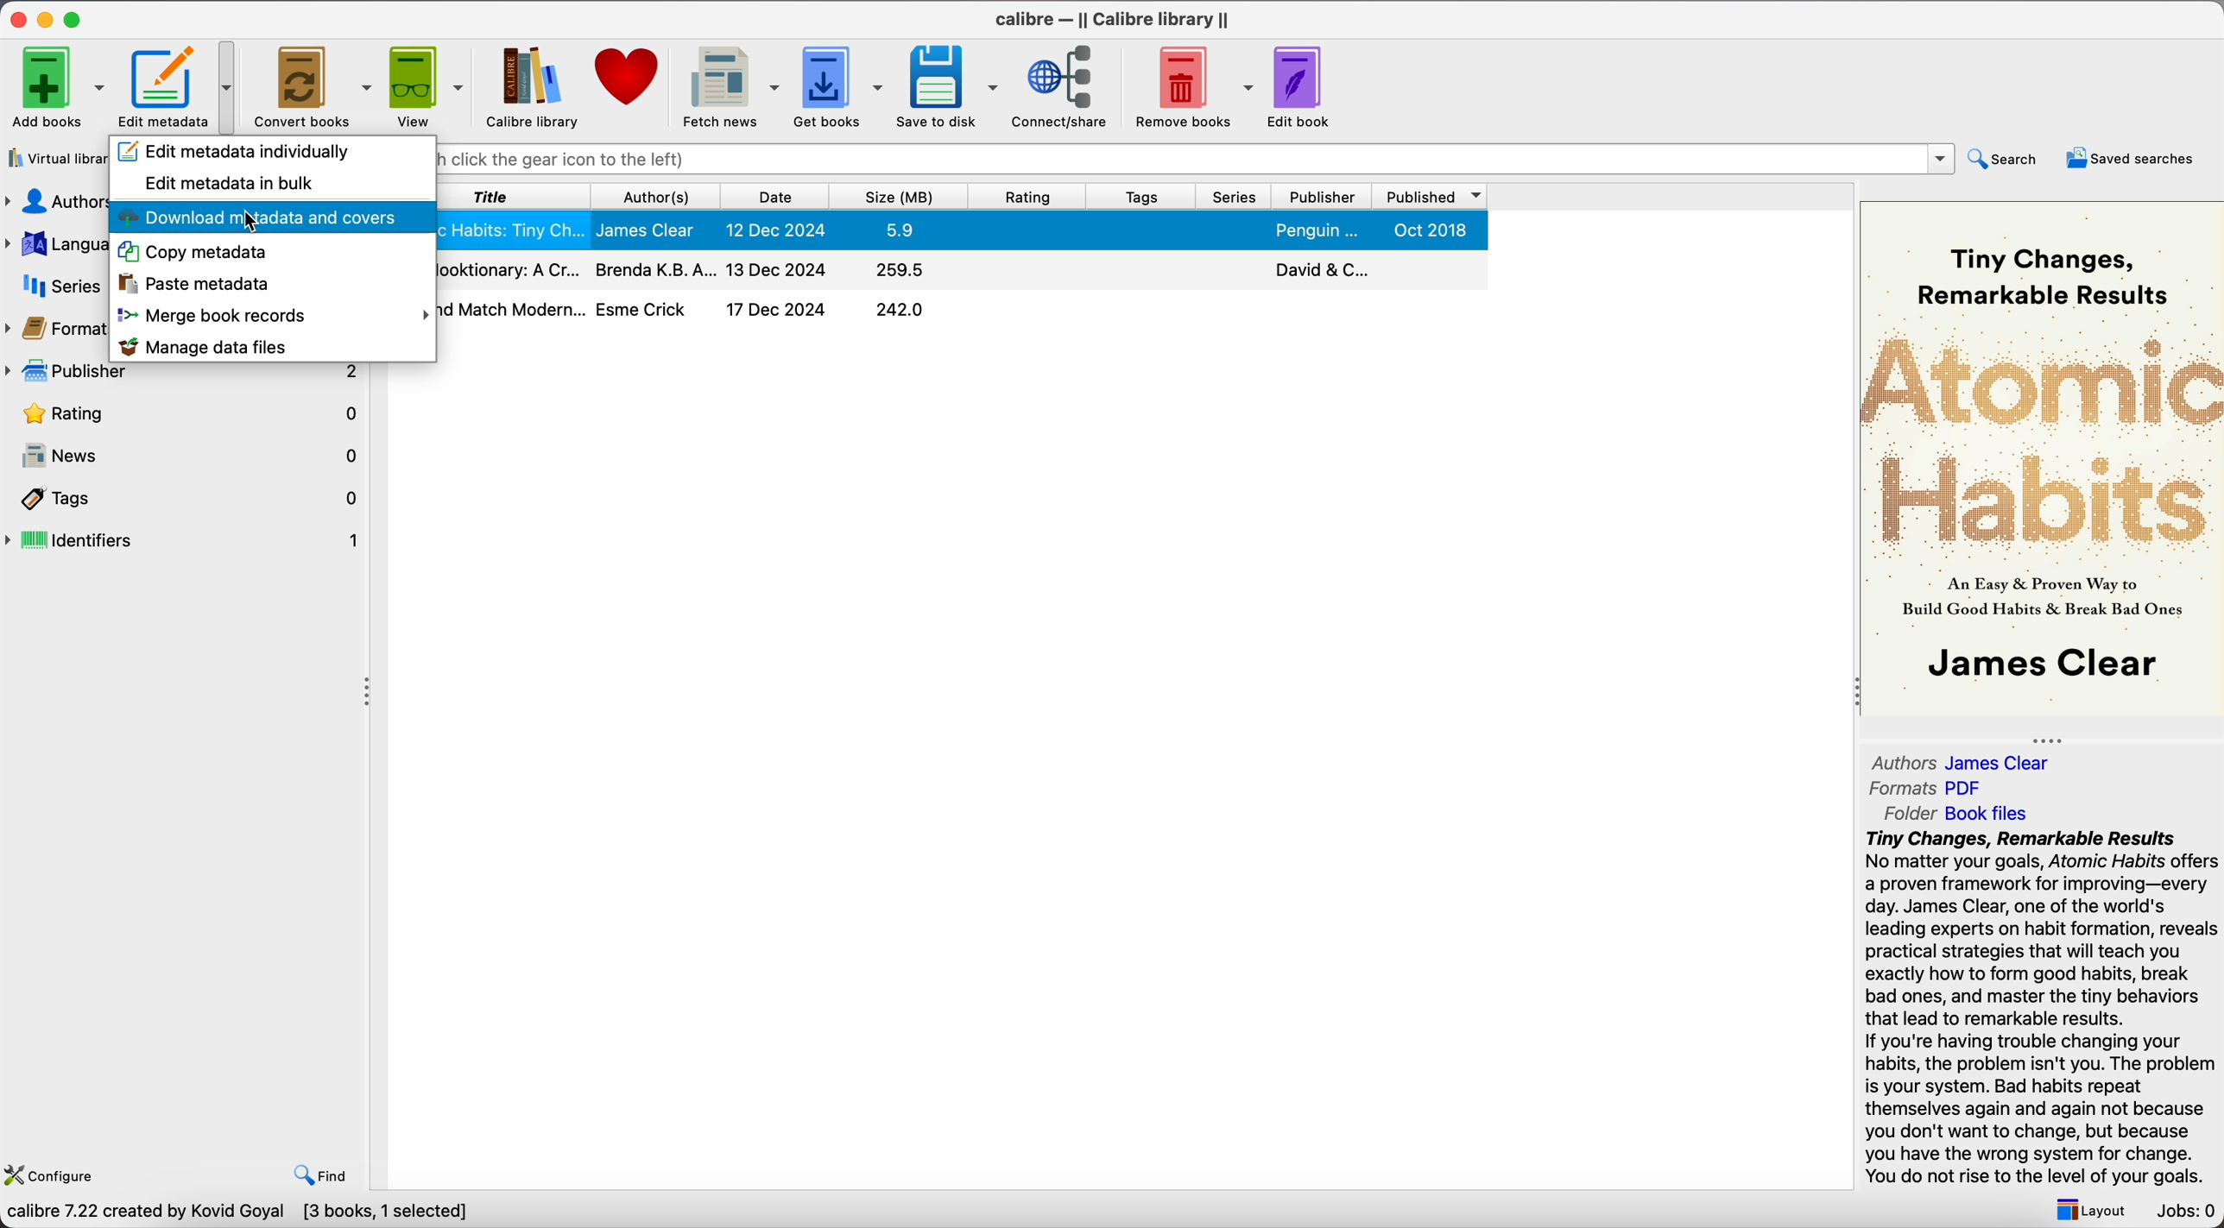  I want to click on Atomic Habits: Tiny Ch..., so click(515, 230).